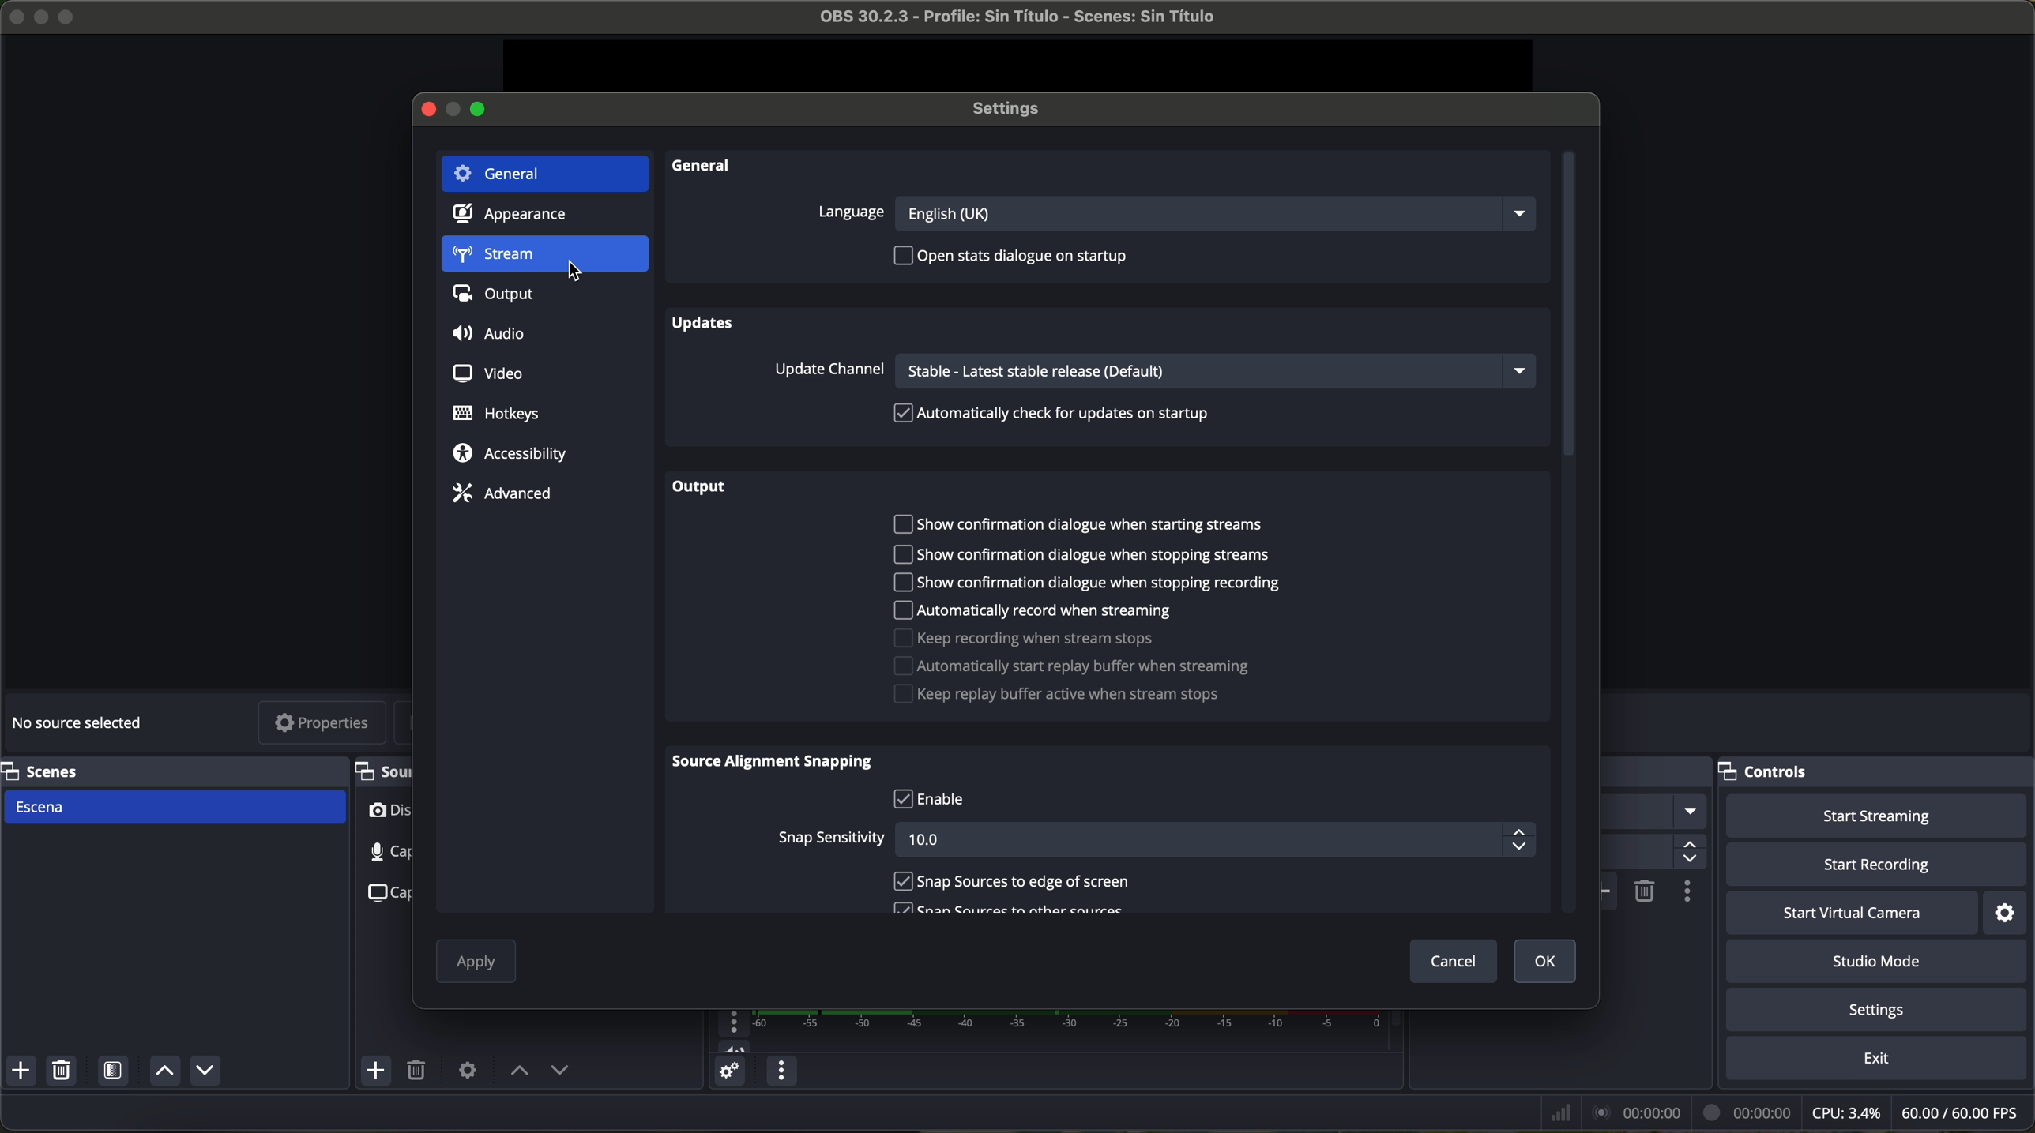 This screenshot has height=1133, width=2035. What do you see at coordinates (378, 852) in the screenshot?
I see `audio input capture` at bounding box center [378, 852].